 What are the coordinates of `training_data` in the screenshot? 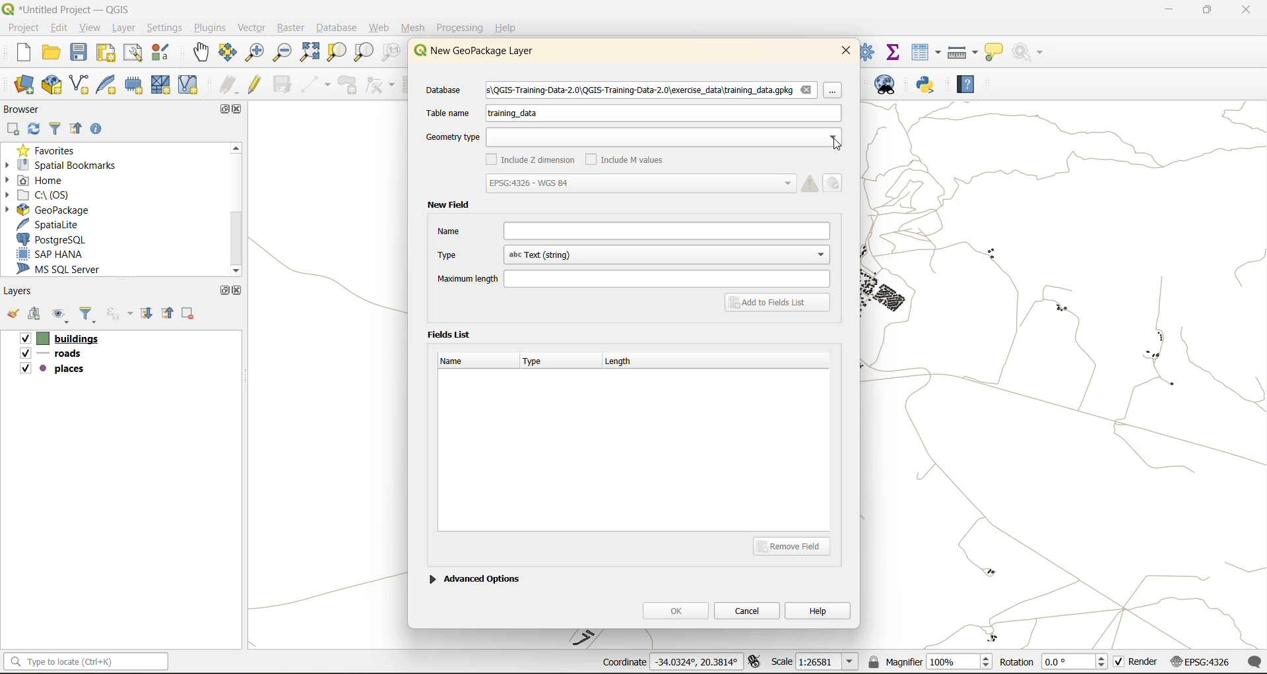 It's located at (513, 115).